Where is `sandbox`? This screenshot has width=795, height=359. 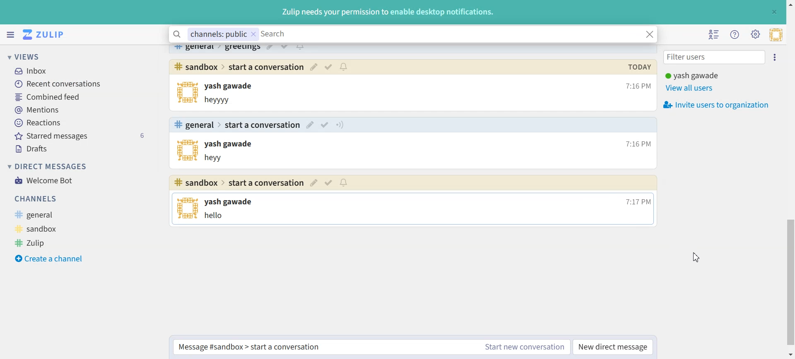 sandbox is located at coordinates (197, 183).